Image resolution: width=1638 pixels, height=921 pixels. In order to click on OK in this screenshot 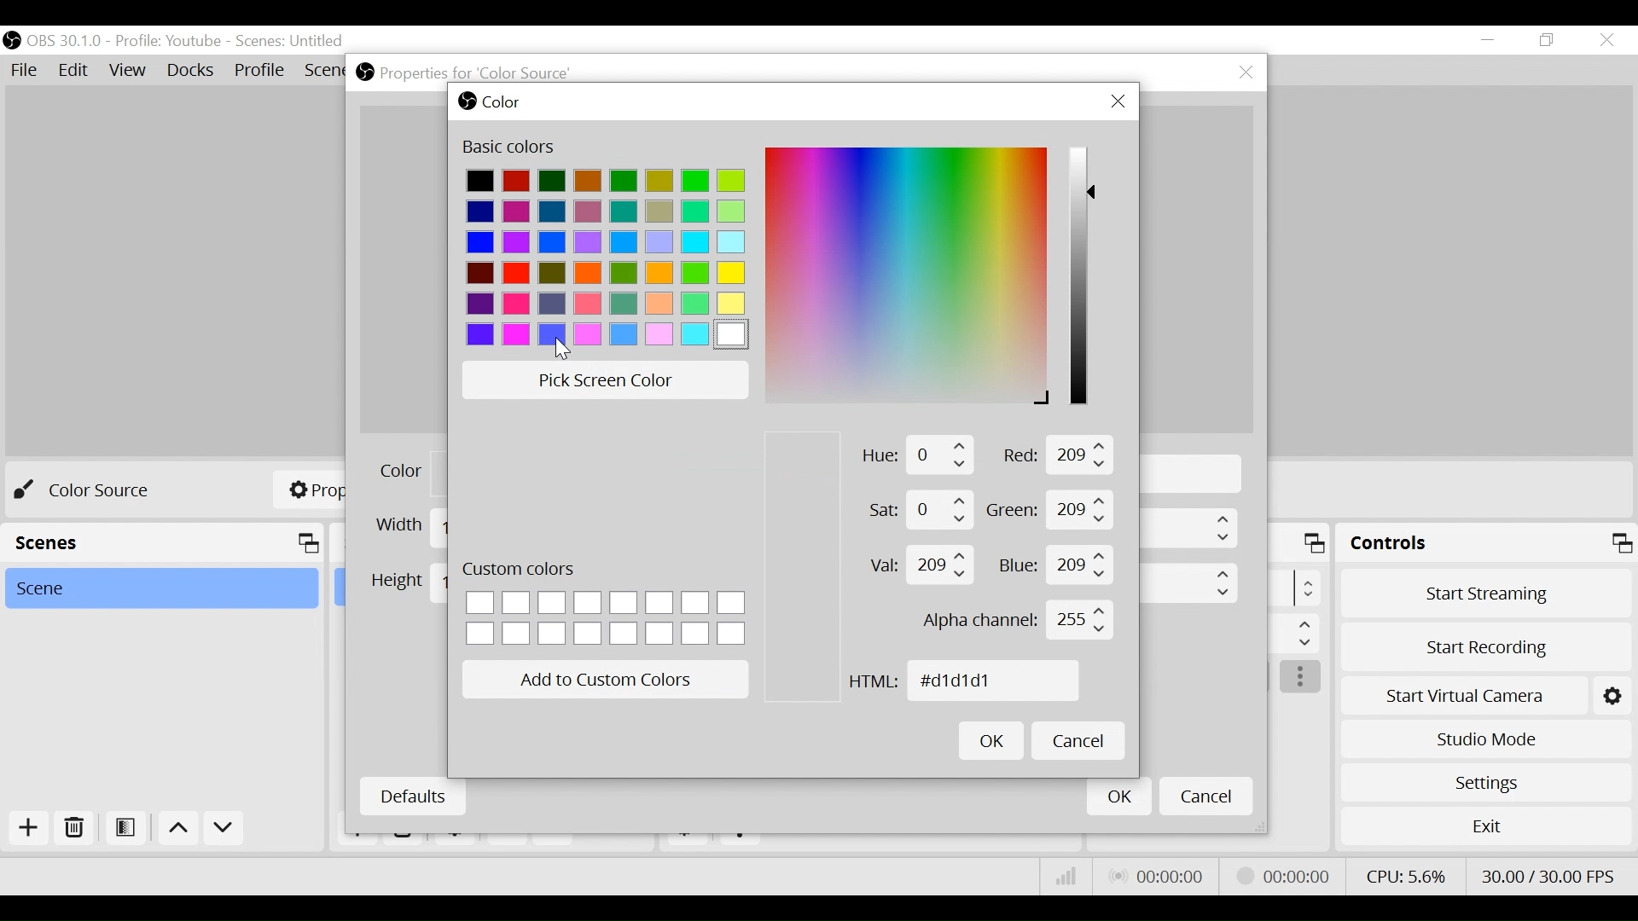, I will do `click(990, 742)`.